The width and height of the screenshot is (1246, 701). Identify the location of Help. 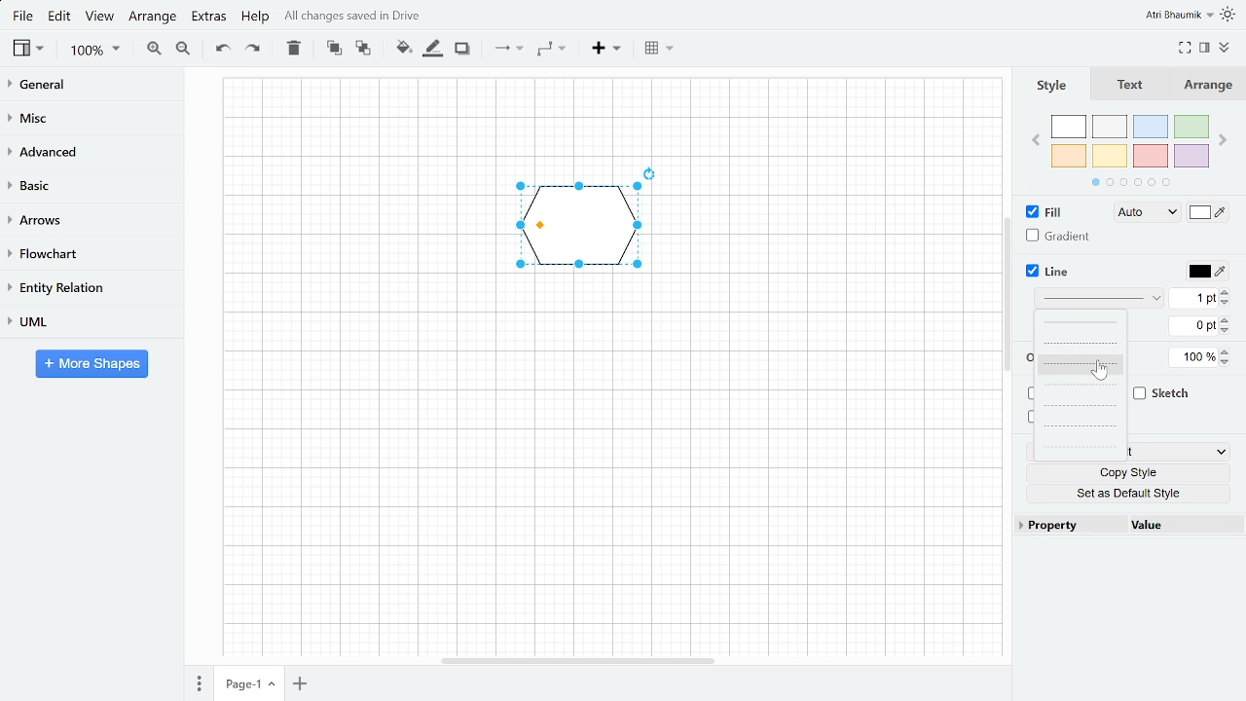
(259, 17).